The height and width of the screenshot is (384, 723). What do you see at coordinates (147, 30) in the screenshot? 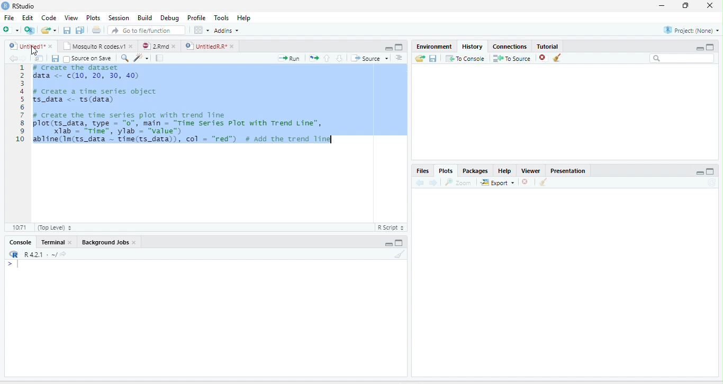
I see `Go to file/function` at bounding box center [147, 30].